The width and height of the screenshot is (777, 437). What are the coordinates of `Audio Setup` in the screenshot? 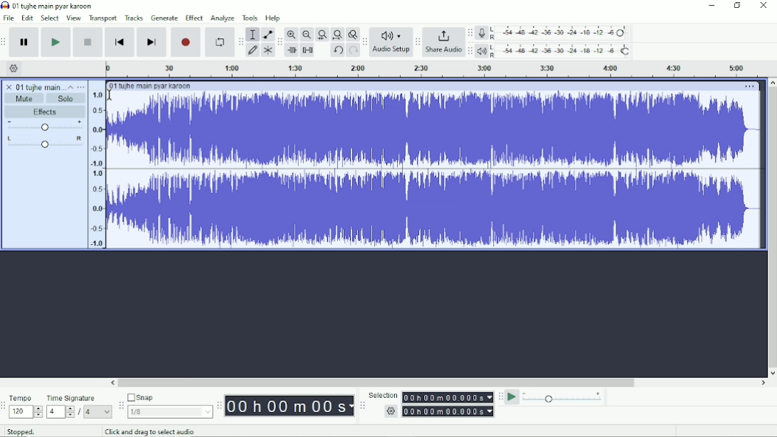 It's located at (391, 42).